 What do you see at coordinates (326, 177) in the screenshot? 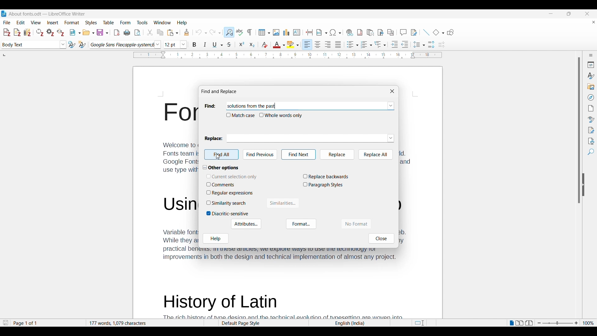
I see `Toggle for Replace backwards` at bounding box center [326, 177].